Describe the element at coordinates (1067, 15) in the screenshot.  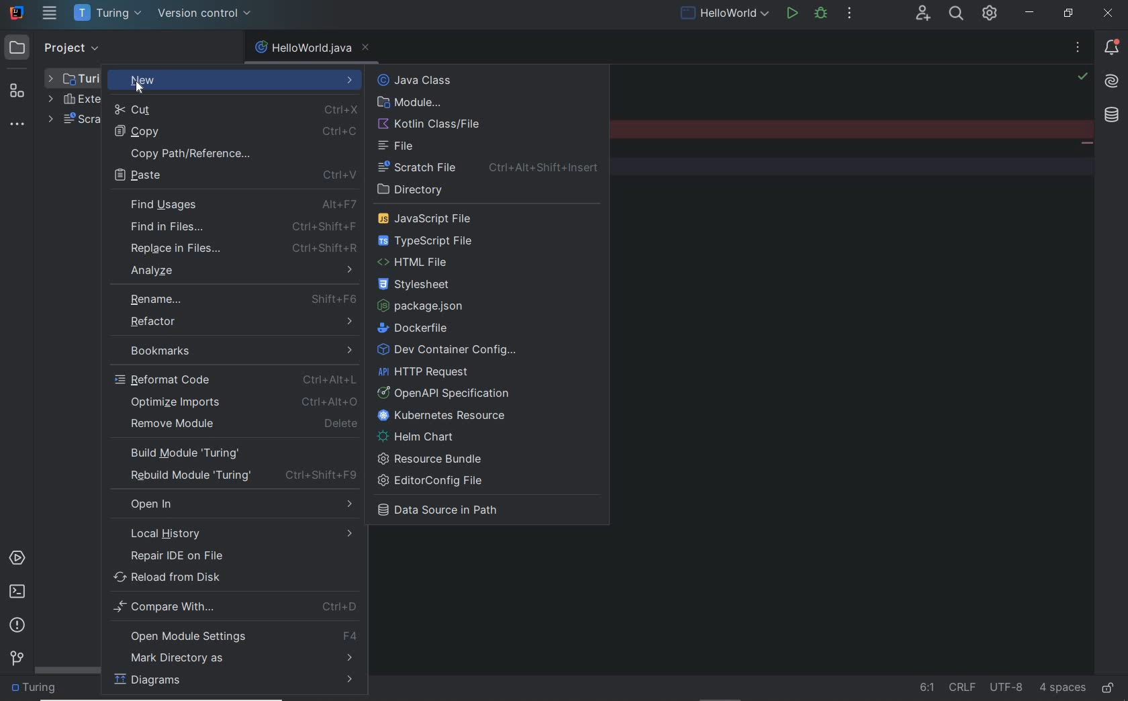
I see `RESTORE DOWN` at that location.